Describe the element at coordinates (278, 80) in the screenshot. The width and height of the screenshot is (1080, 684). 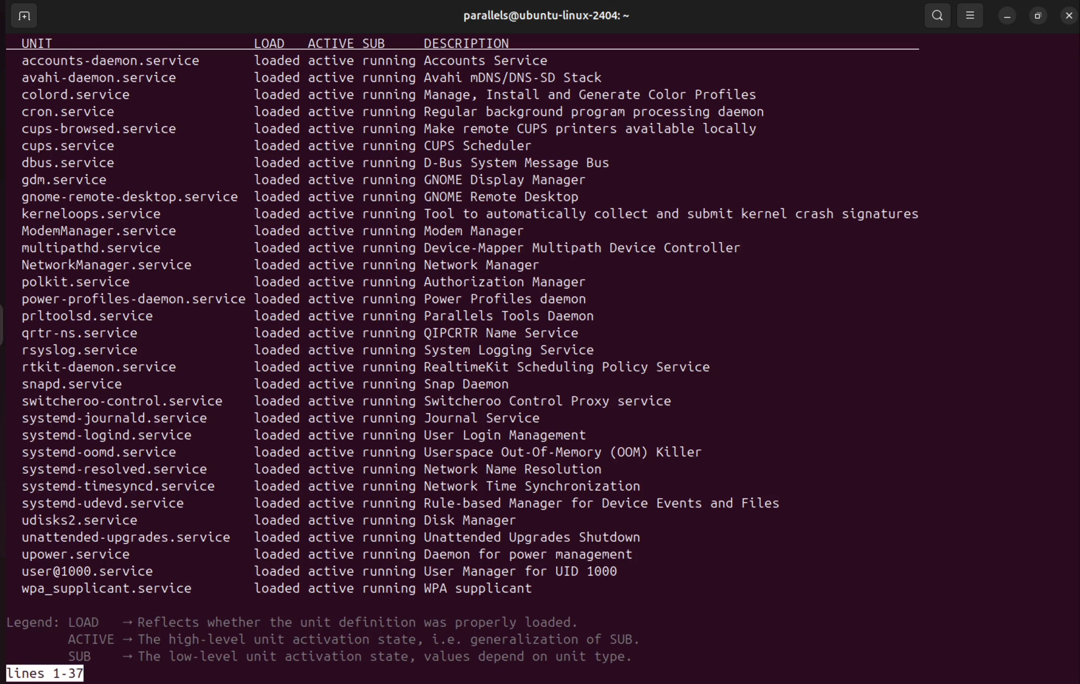
I see `loaded` at that location.